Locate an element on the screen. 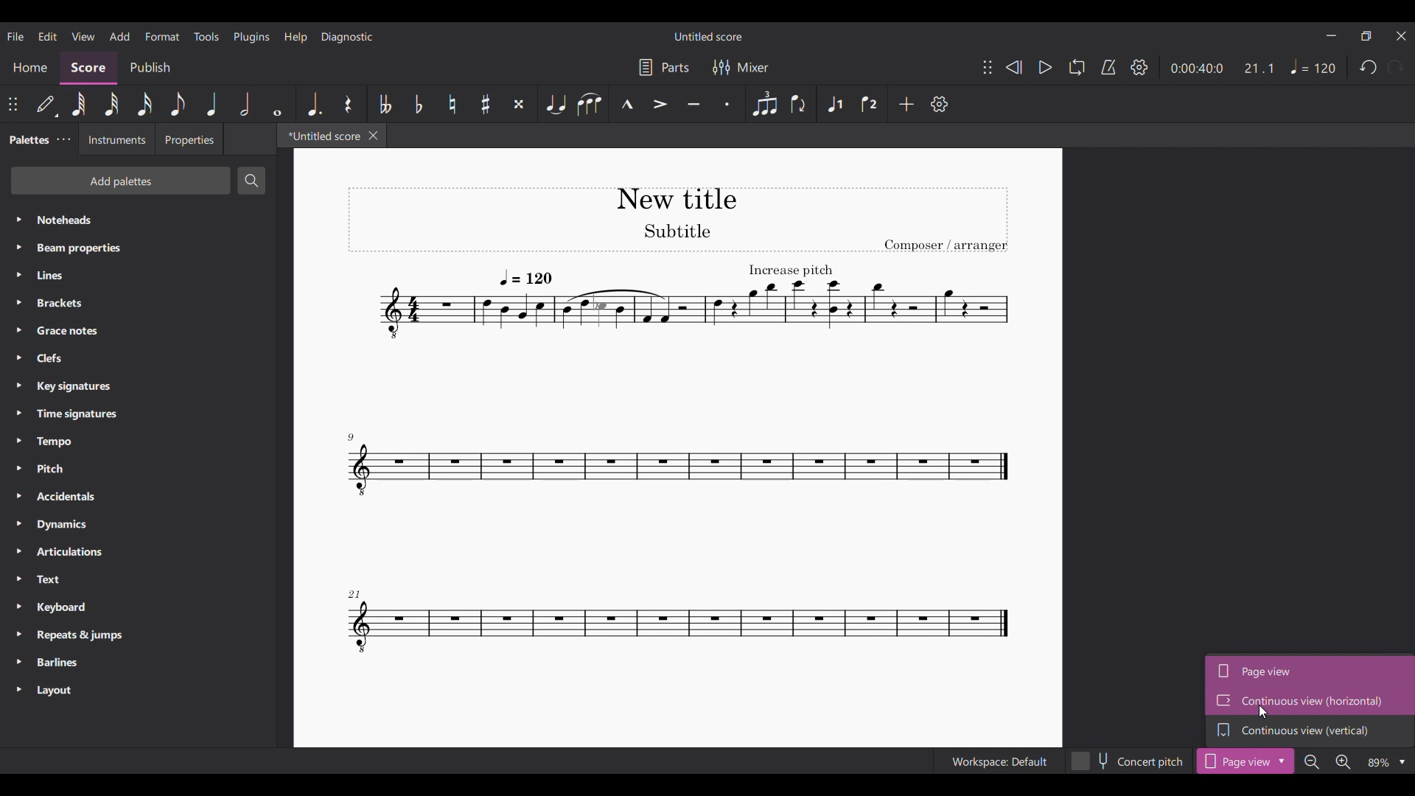 The height and width of the screenshot is (796, 1415). Score duration is located at coordinates (1197, 68).